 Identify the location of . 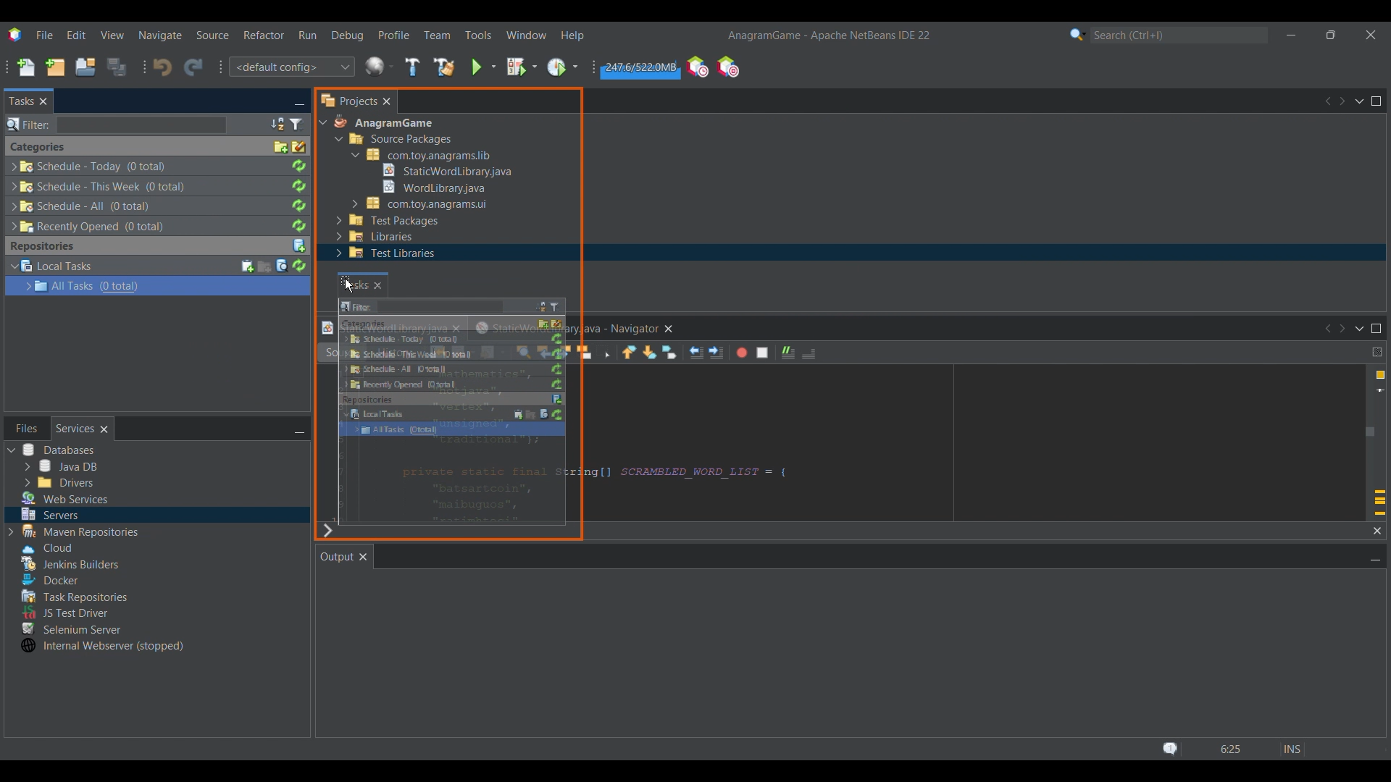
(43, 546).